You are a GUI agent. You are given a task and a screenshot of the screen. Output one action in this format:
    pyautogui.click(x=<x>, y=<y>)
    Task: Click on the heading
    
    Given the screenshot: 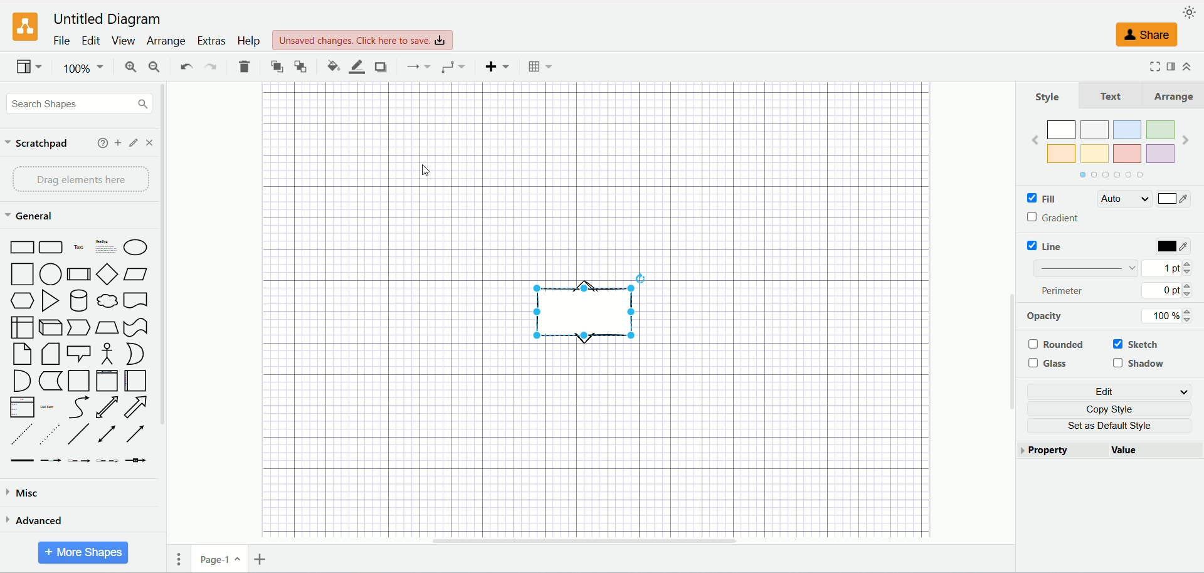 What is the action you would take?
    pyautogui.click(x=105, y=246)
    